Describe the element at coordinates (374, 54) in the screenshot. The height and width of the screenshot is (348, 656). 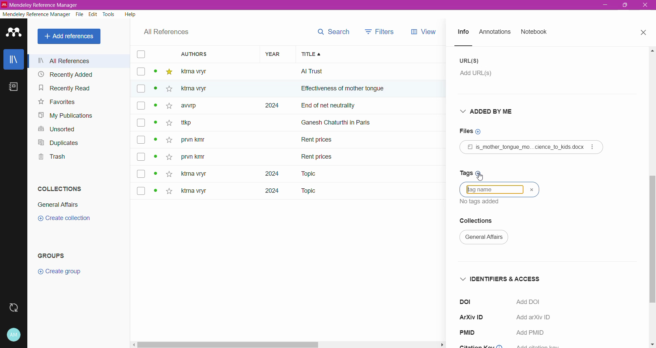
I see `Title` at that location.